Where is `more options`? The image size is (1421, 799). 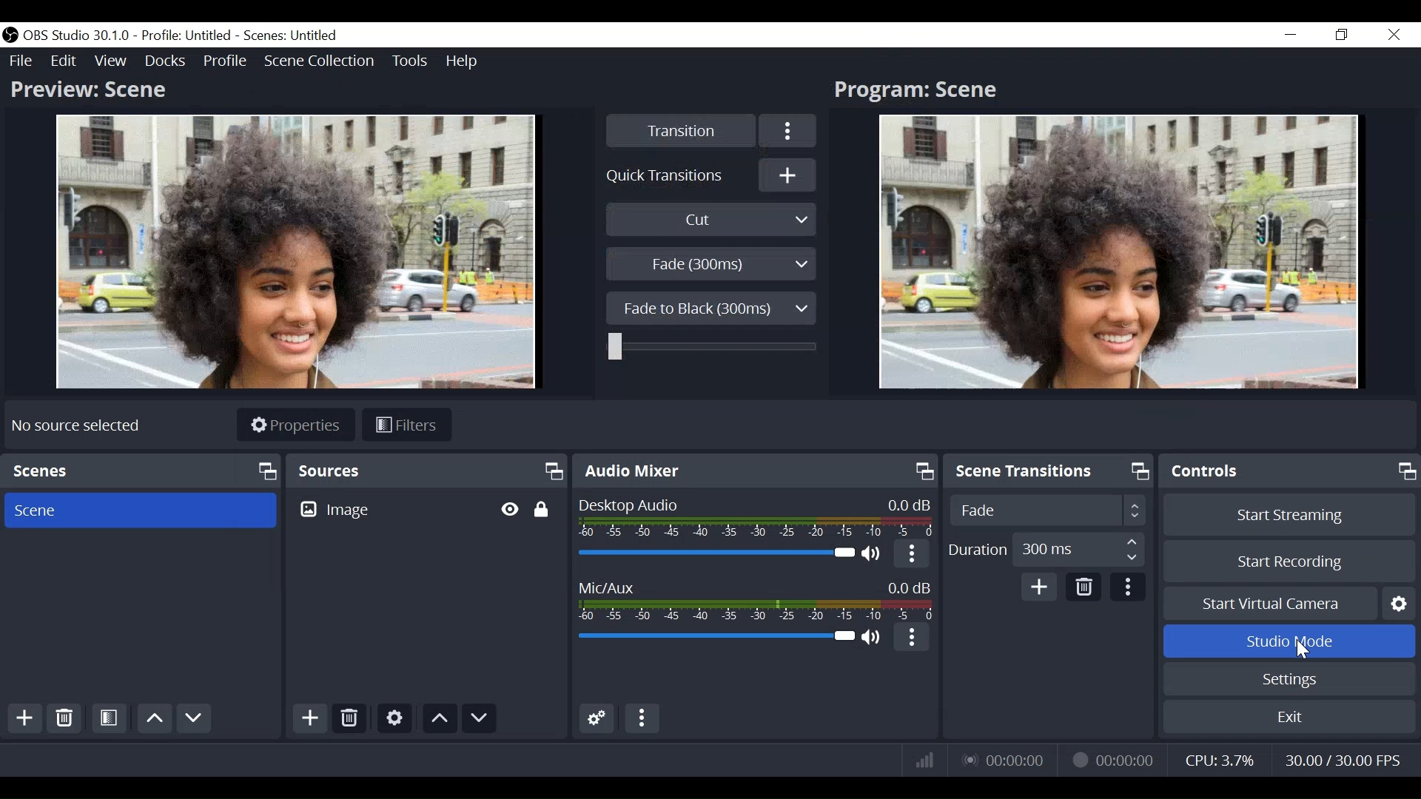 more options is located at coordinates (643, 719).